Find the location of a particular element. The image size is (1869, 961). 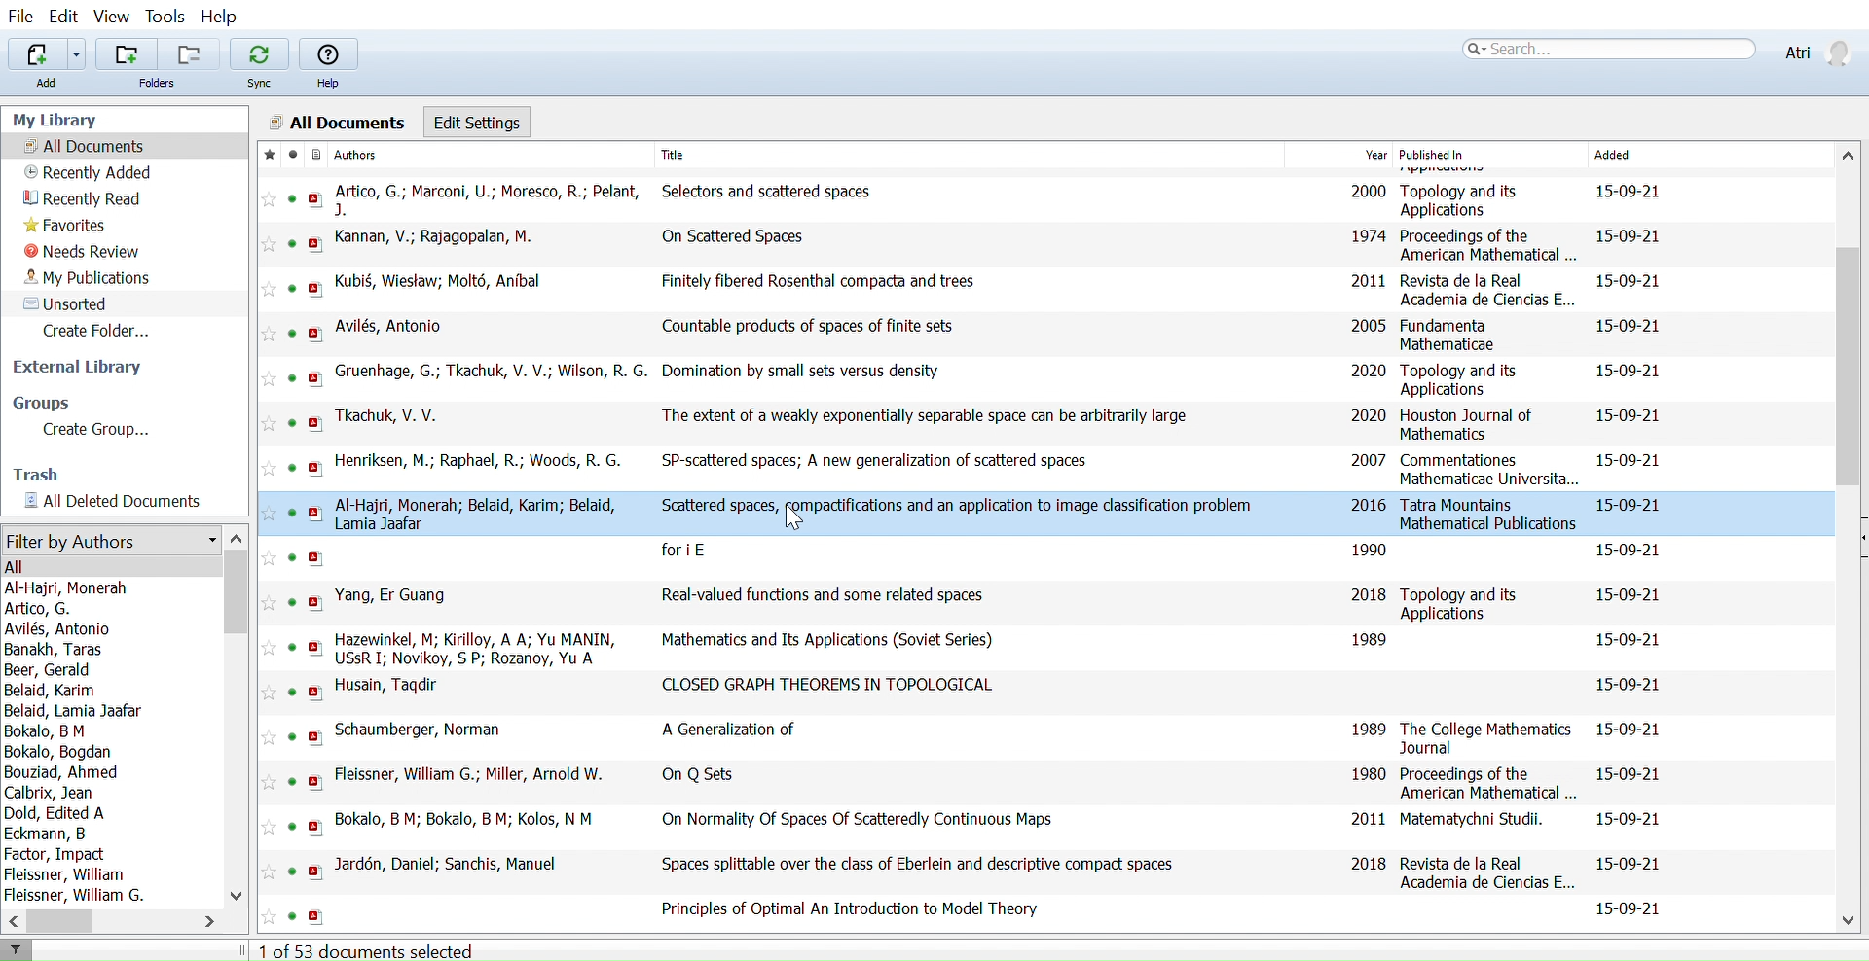

Move up in all files is located at coordinates (1848, 156).